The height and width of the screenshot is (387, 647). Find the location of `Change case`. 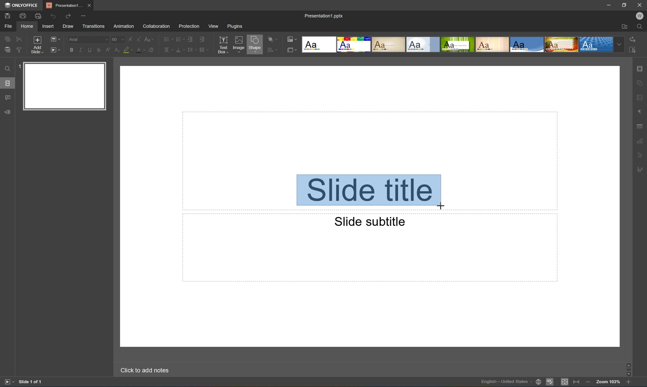

Change case is located at coordinates (151, 39).